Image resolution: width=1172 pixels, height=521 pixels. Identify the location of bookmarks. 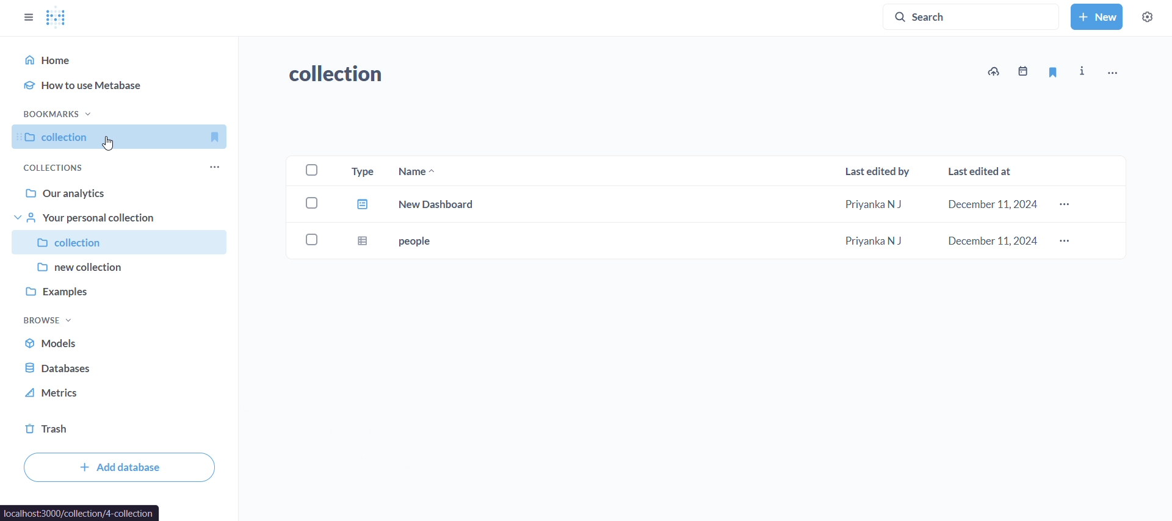
(1054, 72).